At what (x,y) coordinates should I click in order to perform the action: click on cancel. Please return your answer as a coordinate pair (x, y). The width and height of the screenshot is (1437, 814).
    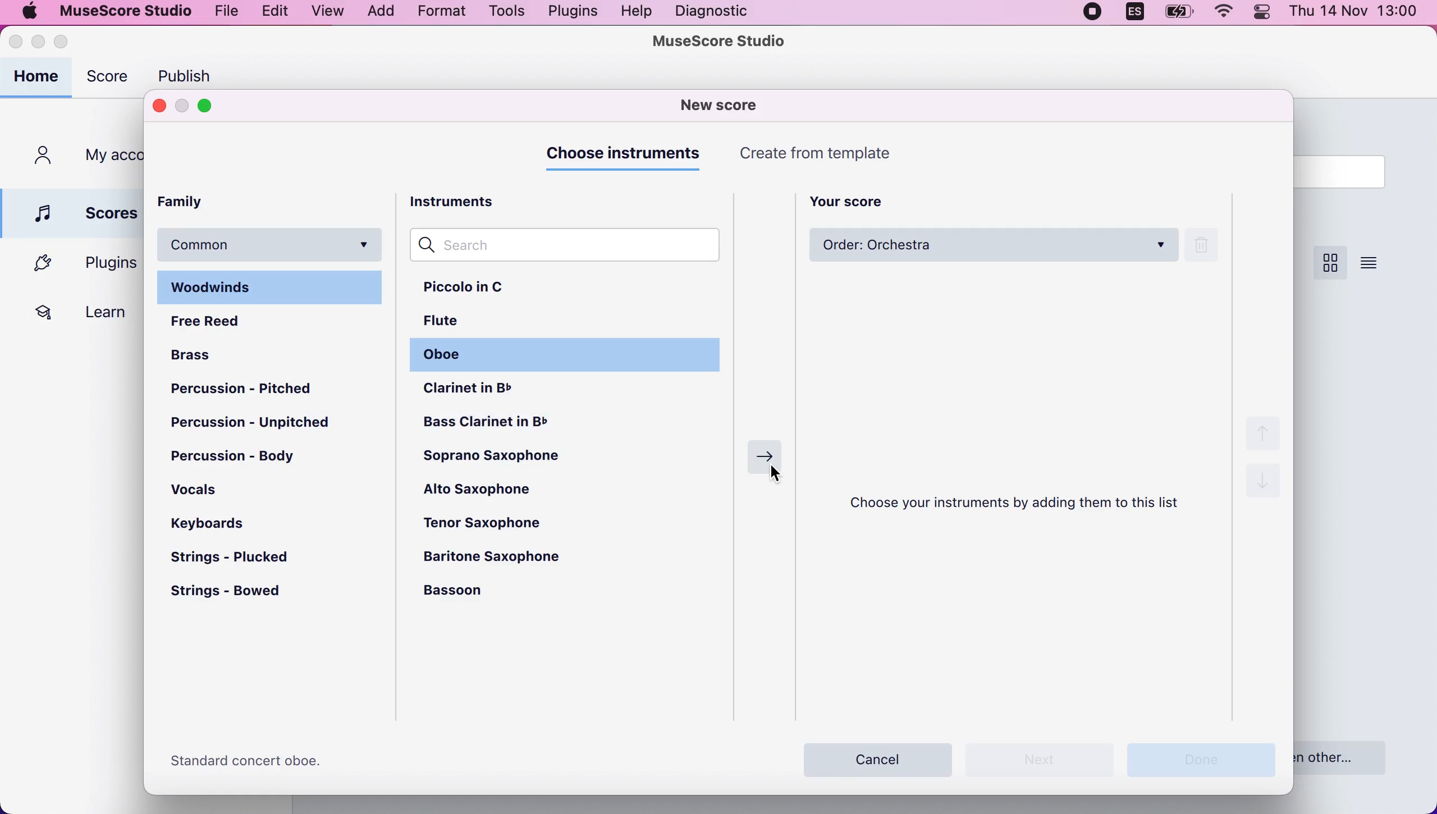
    Looking at the image, I should click on (879, 757).